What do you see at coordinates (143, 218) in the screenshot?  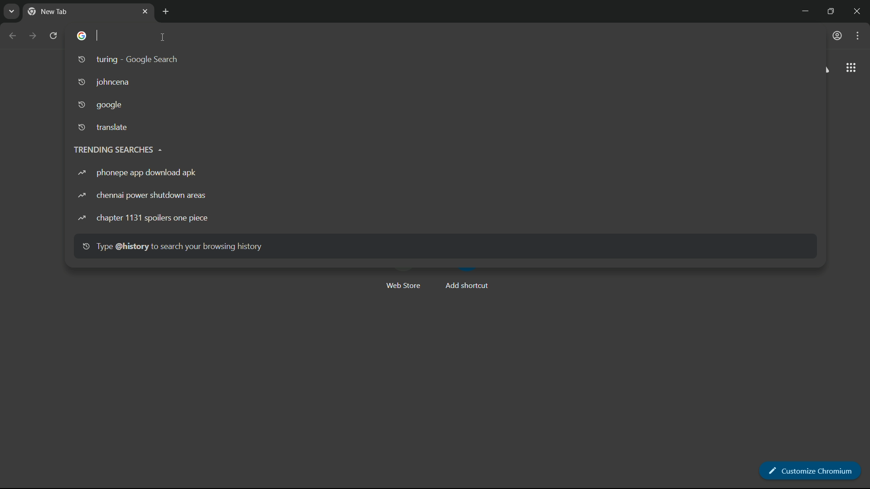 I see `chapter 1131 spoilers one piece` at bounding box center [143, 218].